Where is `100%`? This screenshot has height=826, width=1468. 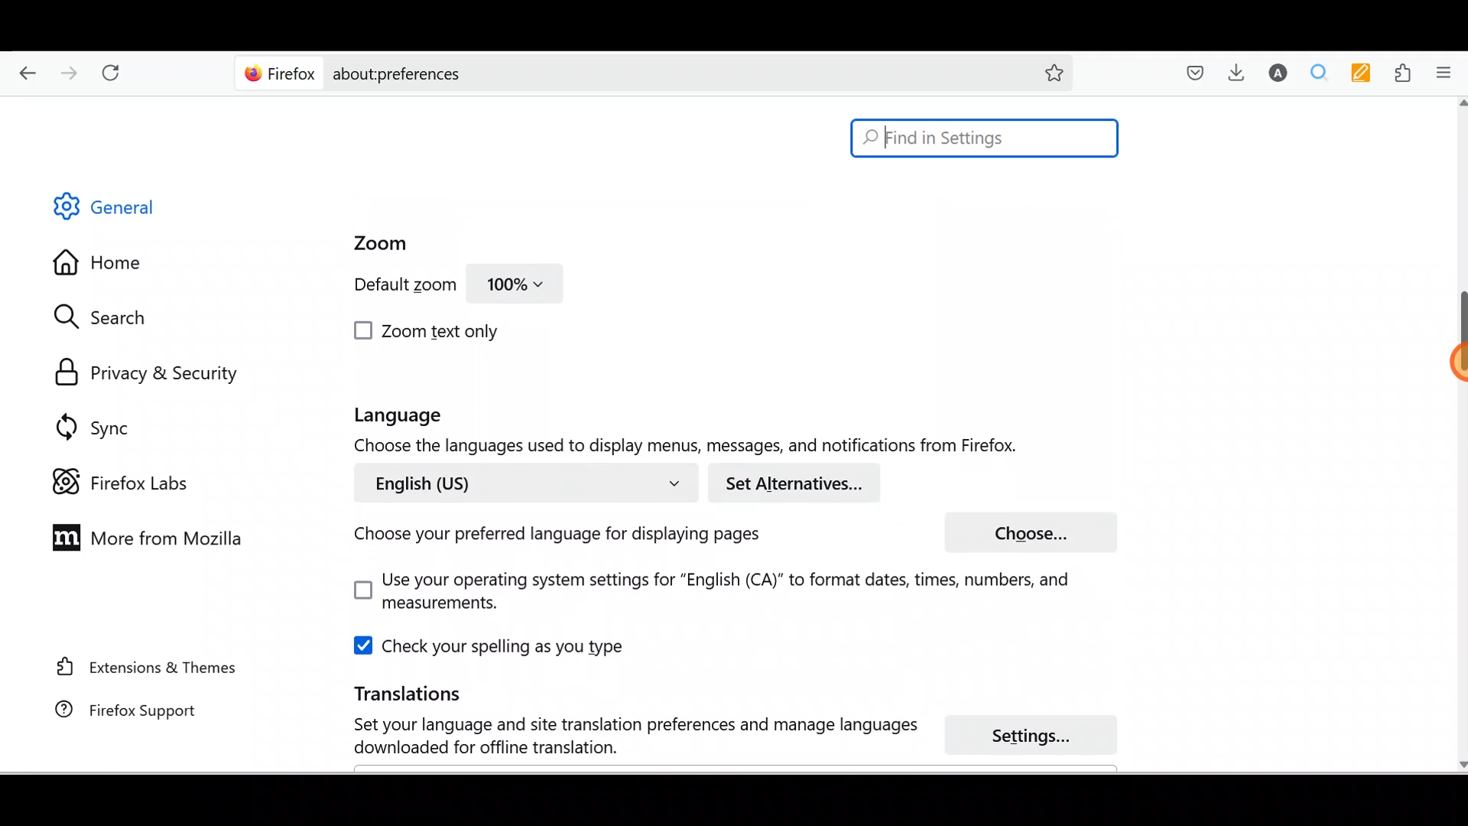 100% is located at coordinates (516, 288).